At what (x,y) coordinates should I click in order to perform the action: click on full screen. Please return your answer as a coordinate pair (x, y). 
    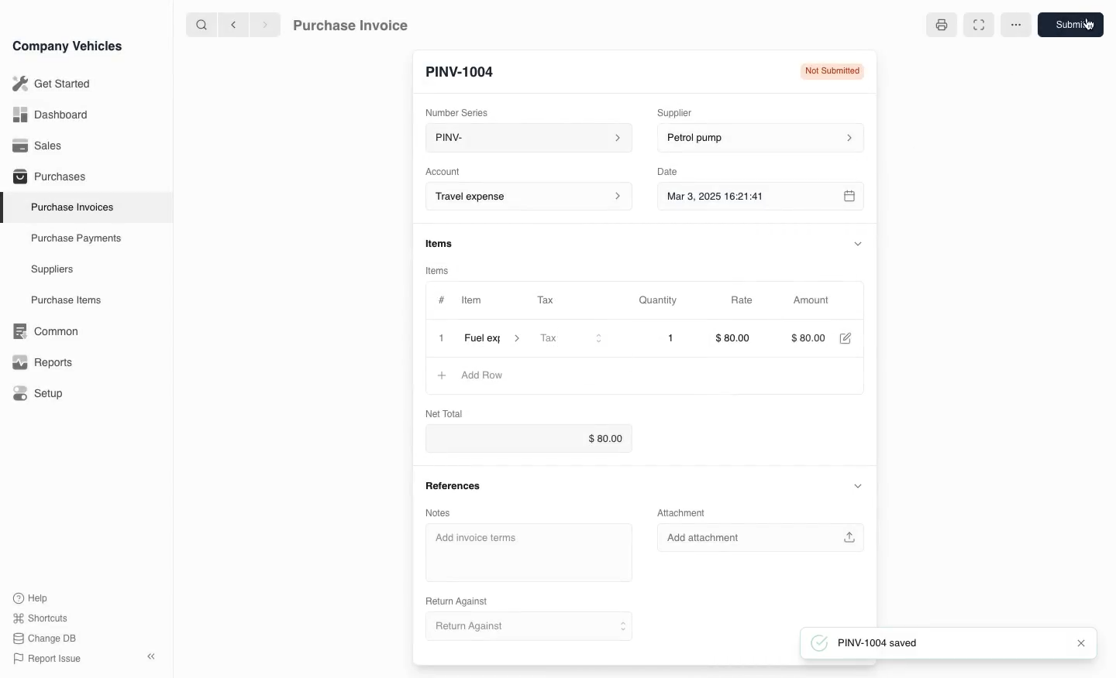
    Looking at the image, I should click on (976, 25).